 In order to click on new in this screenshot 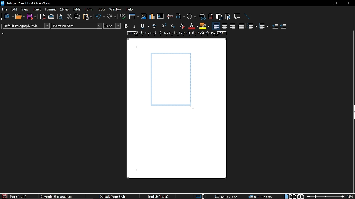, I will do `click(9, 16)`.